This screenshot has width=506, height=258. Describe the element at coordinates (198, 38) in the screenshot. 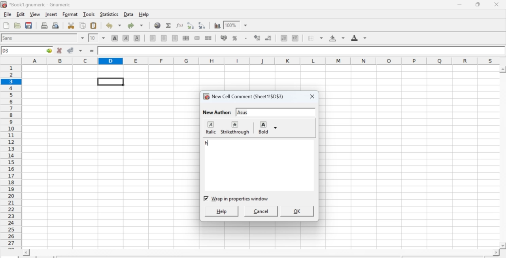

I see `Merge cells` at that location.